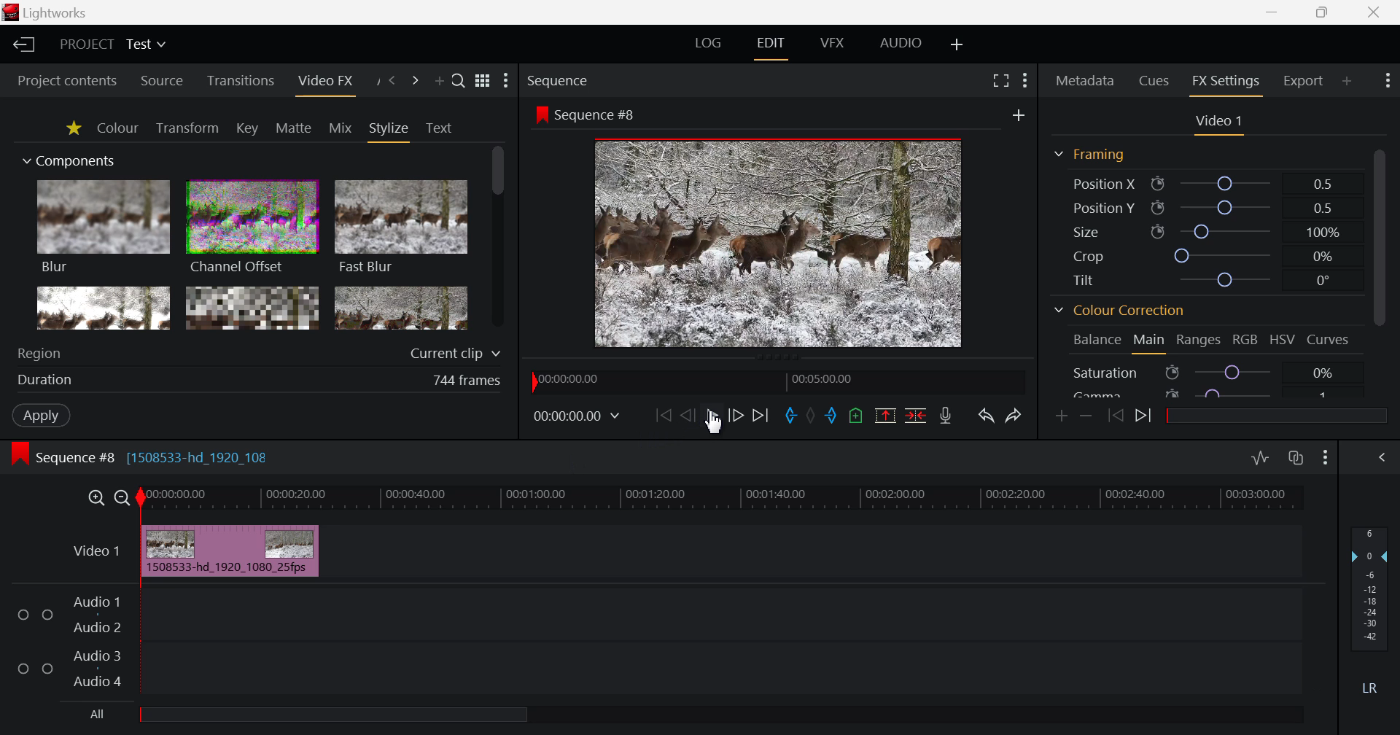  I want to click on cursor, so click(716, 427).